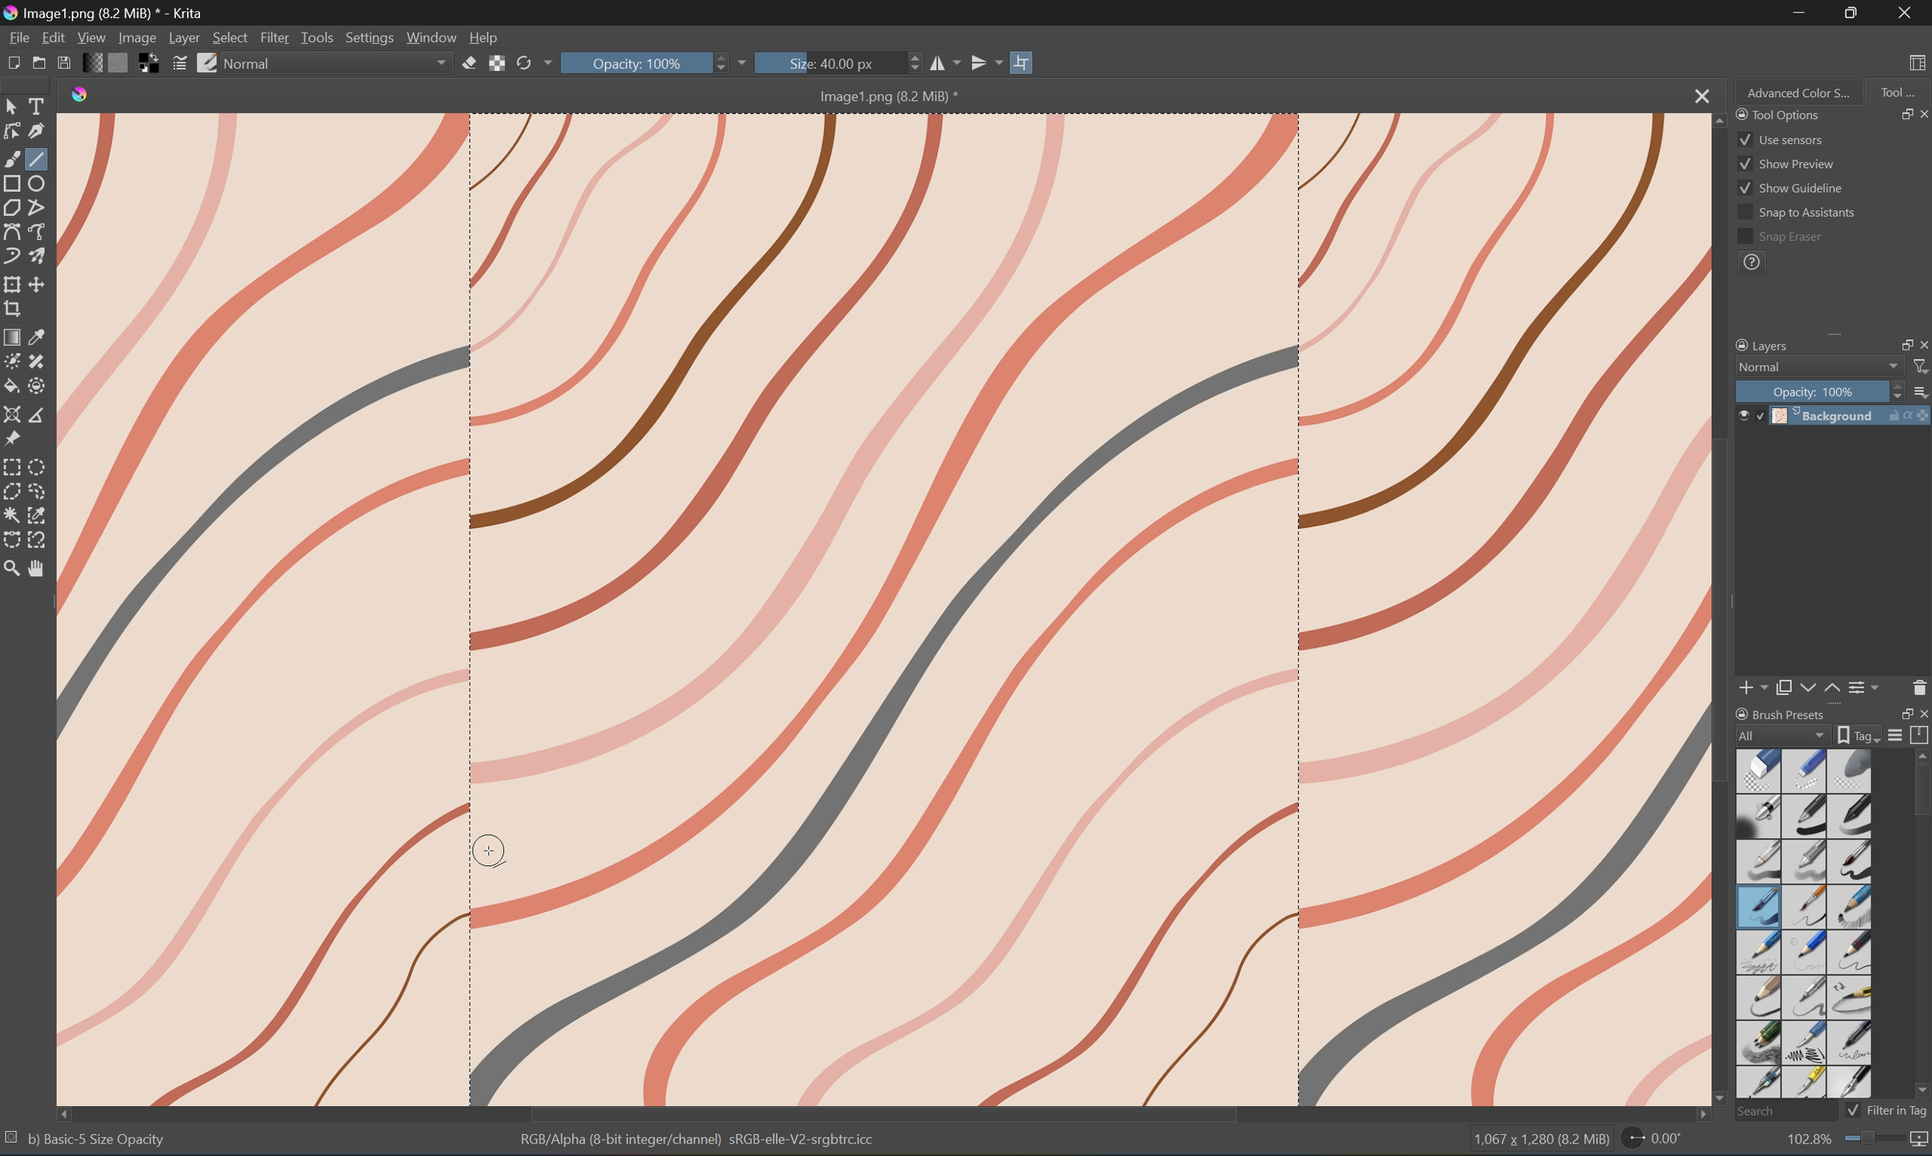 Image resolution: width=1932 pixels, height=1156 pixels. Describe the element at coordinates (700, 1143) in the screenshot. I see `RGB Alpha (8-bit integer/channel) sRGB-elle-V2-srgbcicc` at that location.